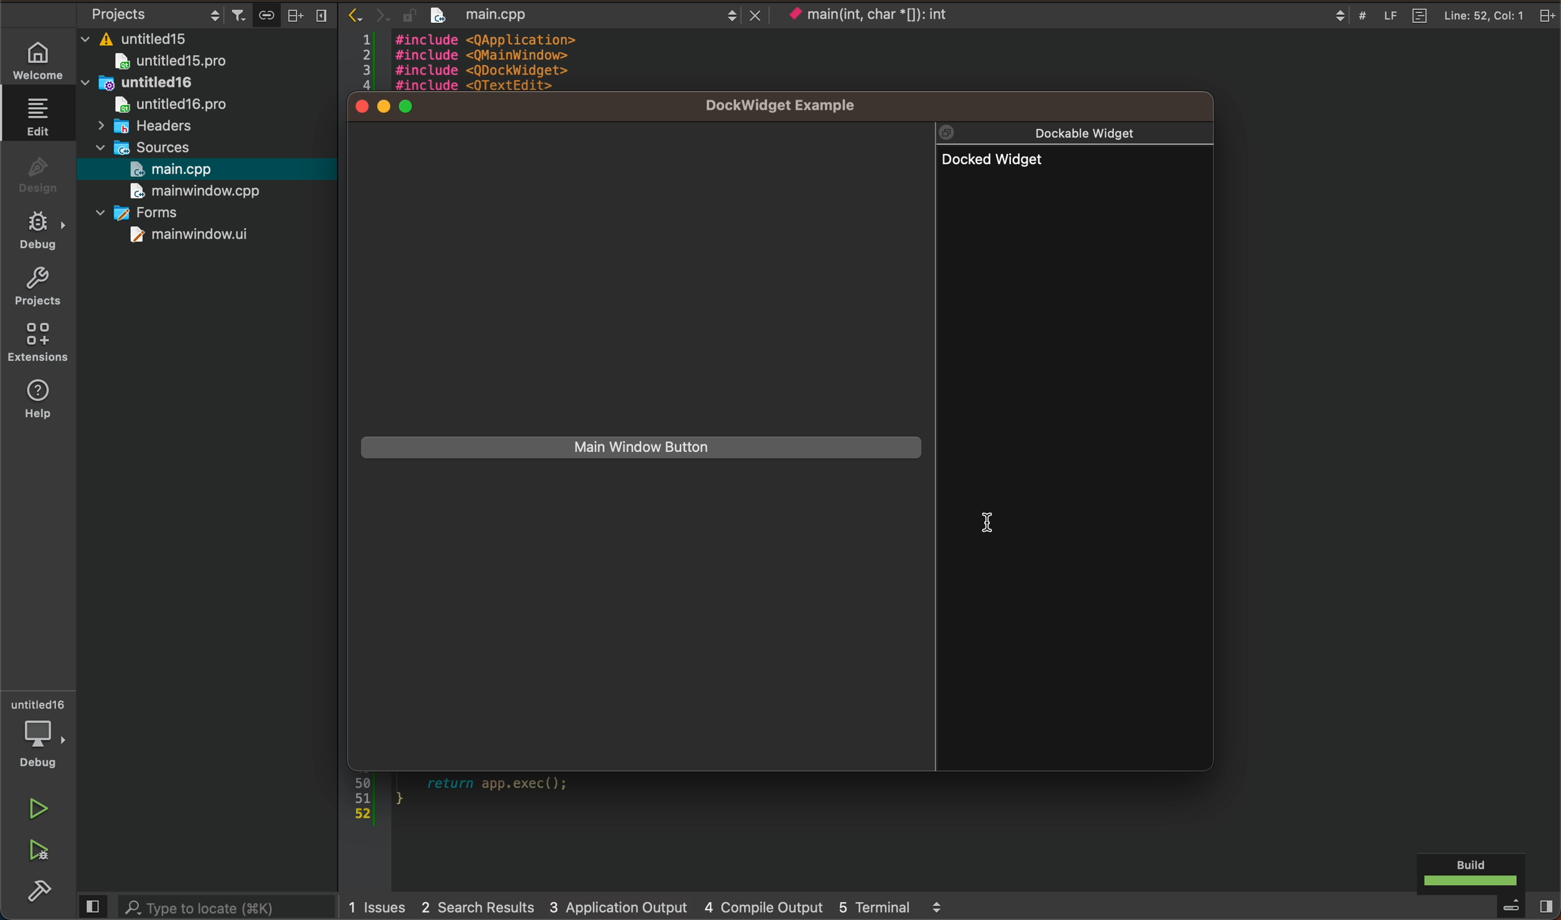 The image size is (1561, 920). What do you see at coordinates (228, 908) in the screenshot?
I see `search` at bounding box center [228, 908].